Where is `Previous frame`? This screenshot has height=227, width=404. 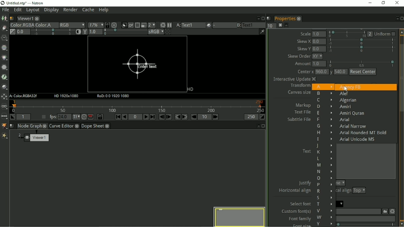
Previous frame is located at coordinates (161, 117).